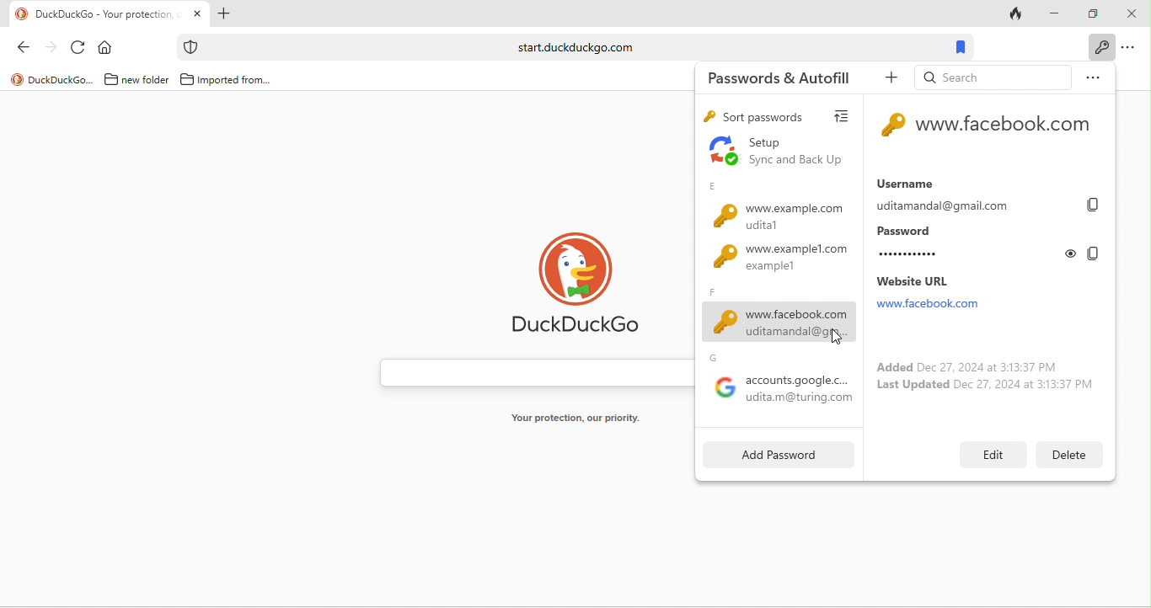 Image resolution: width=1151 pixels, height=608 pixels. What do you see at coordinates (1095, 12) in the screenshot?
I see `maximize` at bounding box center [1095, 12].